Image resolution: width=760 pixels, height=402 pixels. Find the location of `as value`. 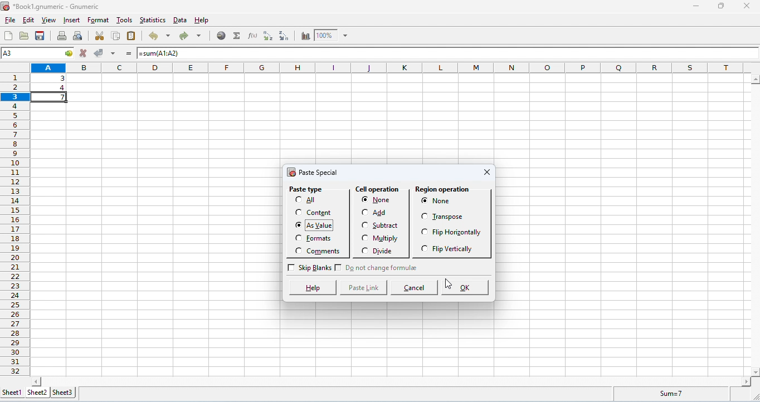

as value is located at coordinates (321, 225).